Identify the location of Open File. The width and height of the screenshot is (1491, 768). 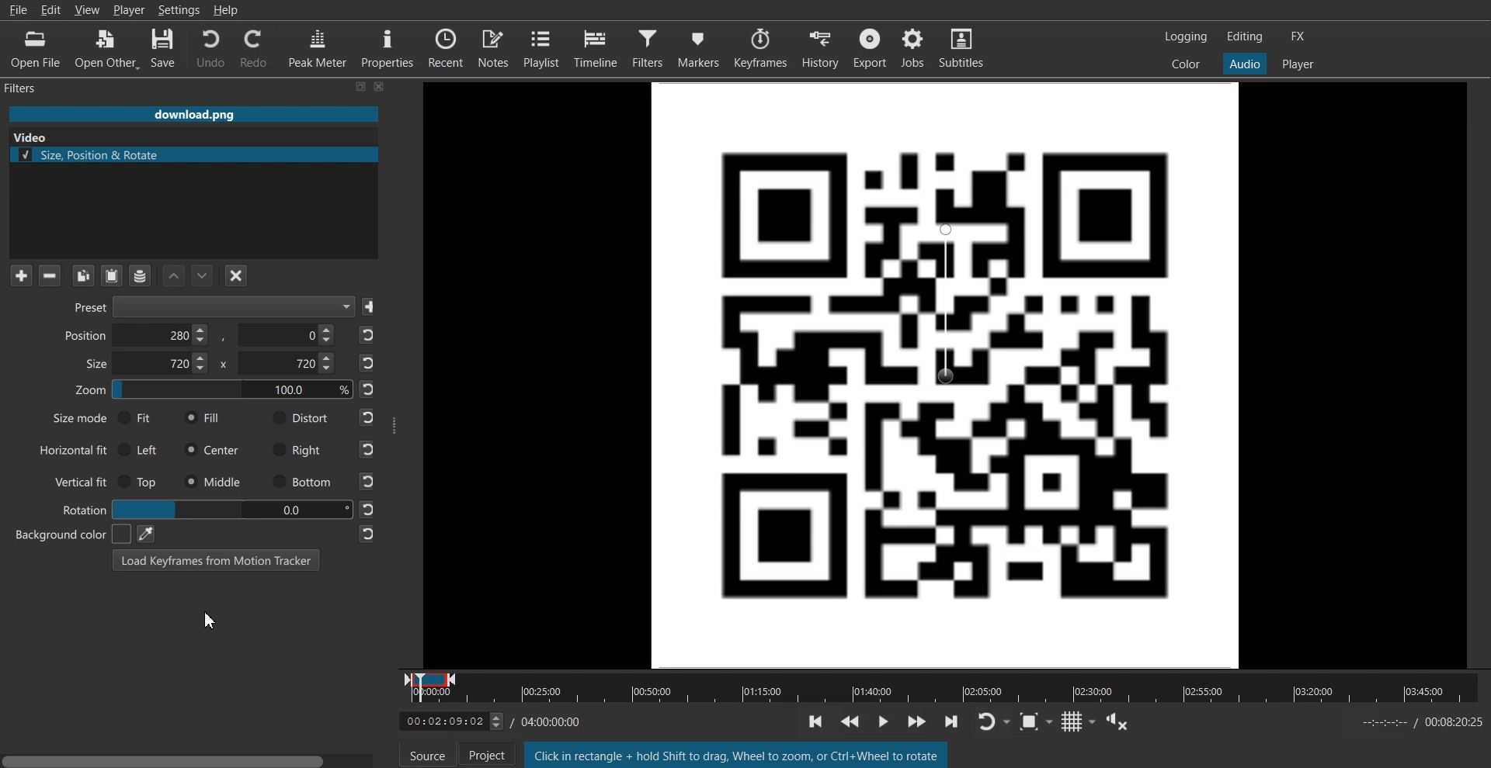
(33, 48).